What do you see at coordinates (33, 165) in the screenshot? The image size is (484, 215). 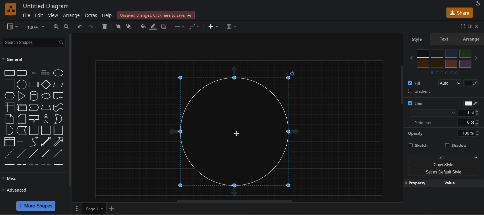 I see `Connector 3` at bounding box center [33, 165].